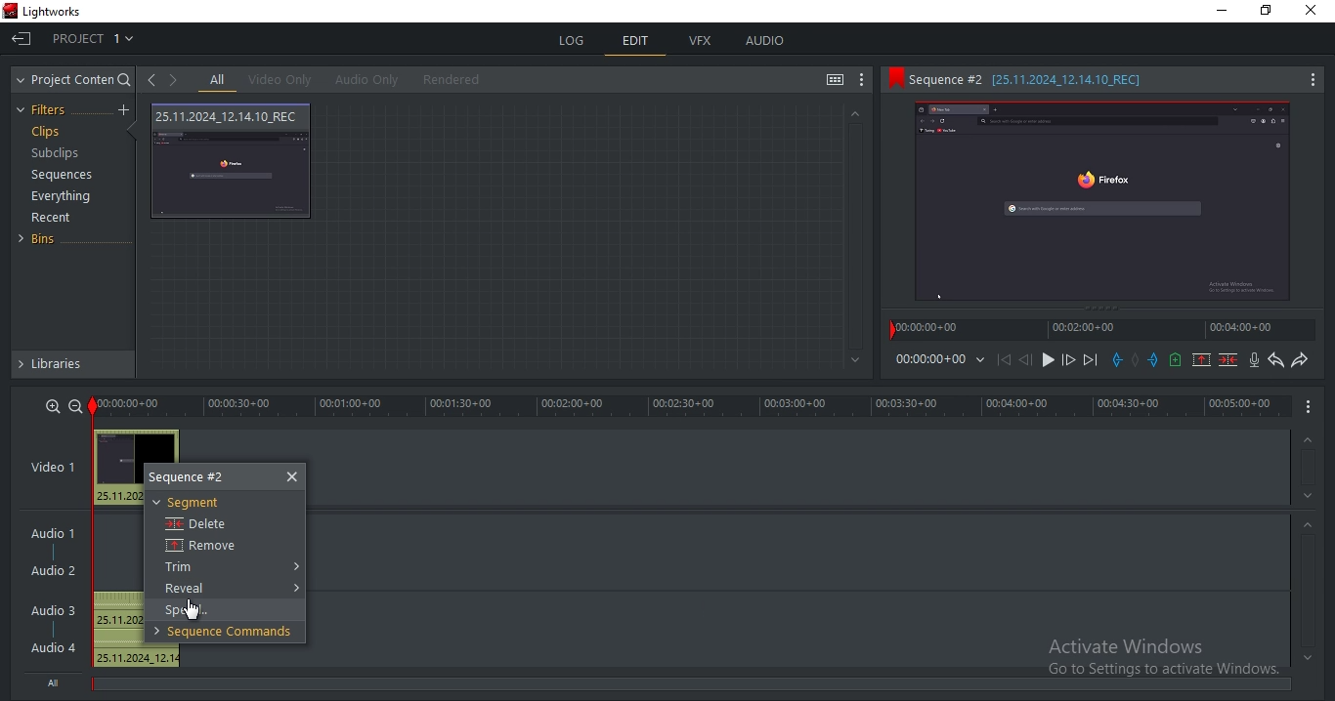  I want to click on project content, so click(73, 80).